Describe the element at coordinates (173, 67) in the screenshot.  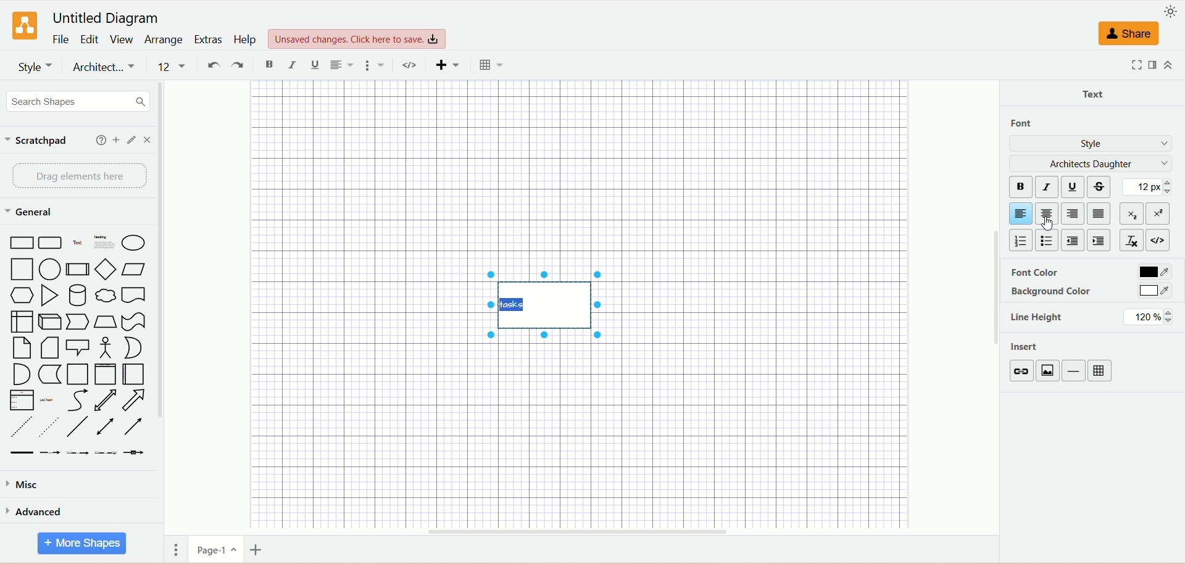
I see `Font Size 12` at that location.